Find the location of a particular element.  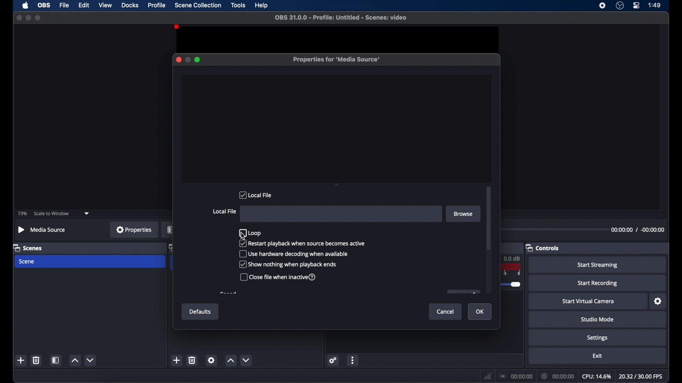

scene is located at coordinates (28, 262).